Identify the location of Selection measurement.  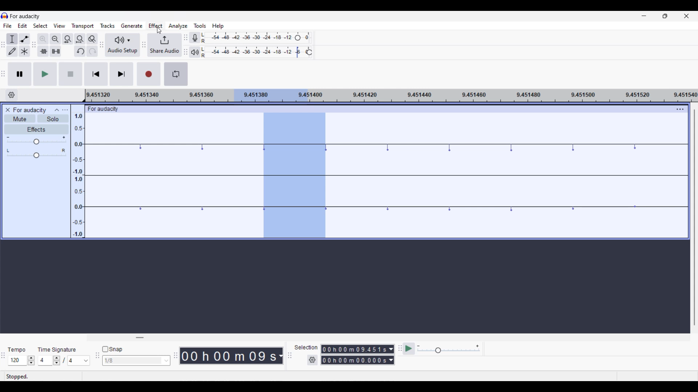
(391, 355).